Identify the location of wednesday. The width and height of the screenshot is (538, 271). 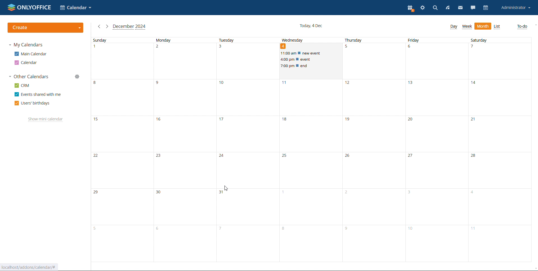
(293, 39).